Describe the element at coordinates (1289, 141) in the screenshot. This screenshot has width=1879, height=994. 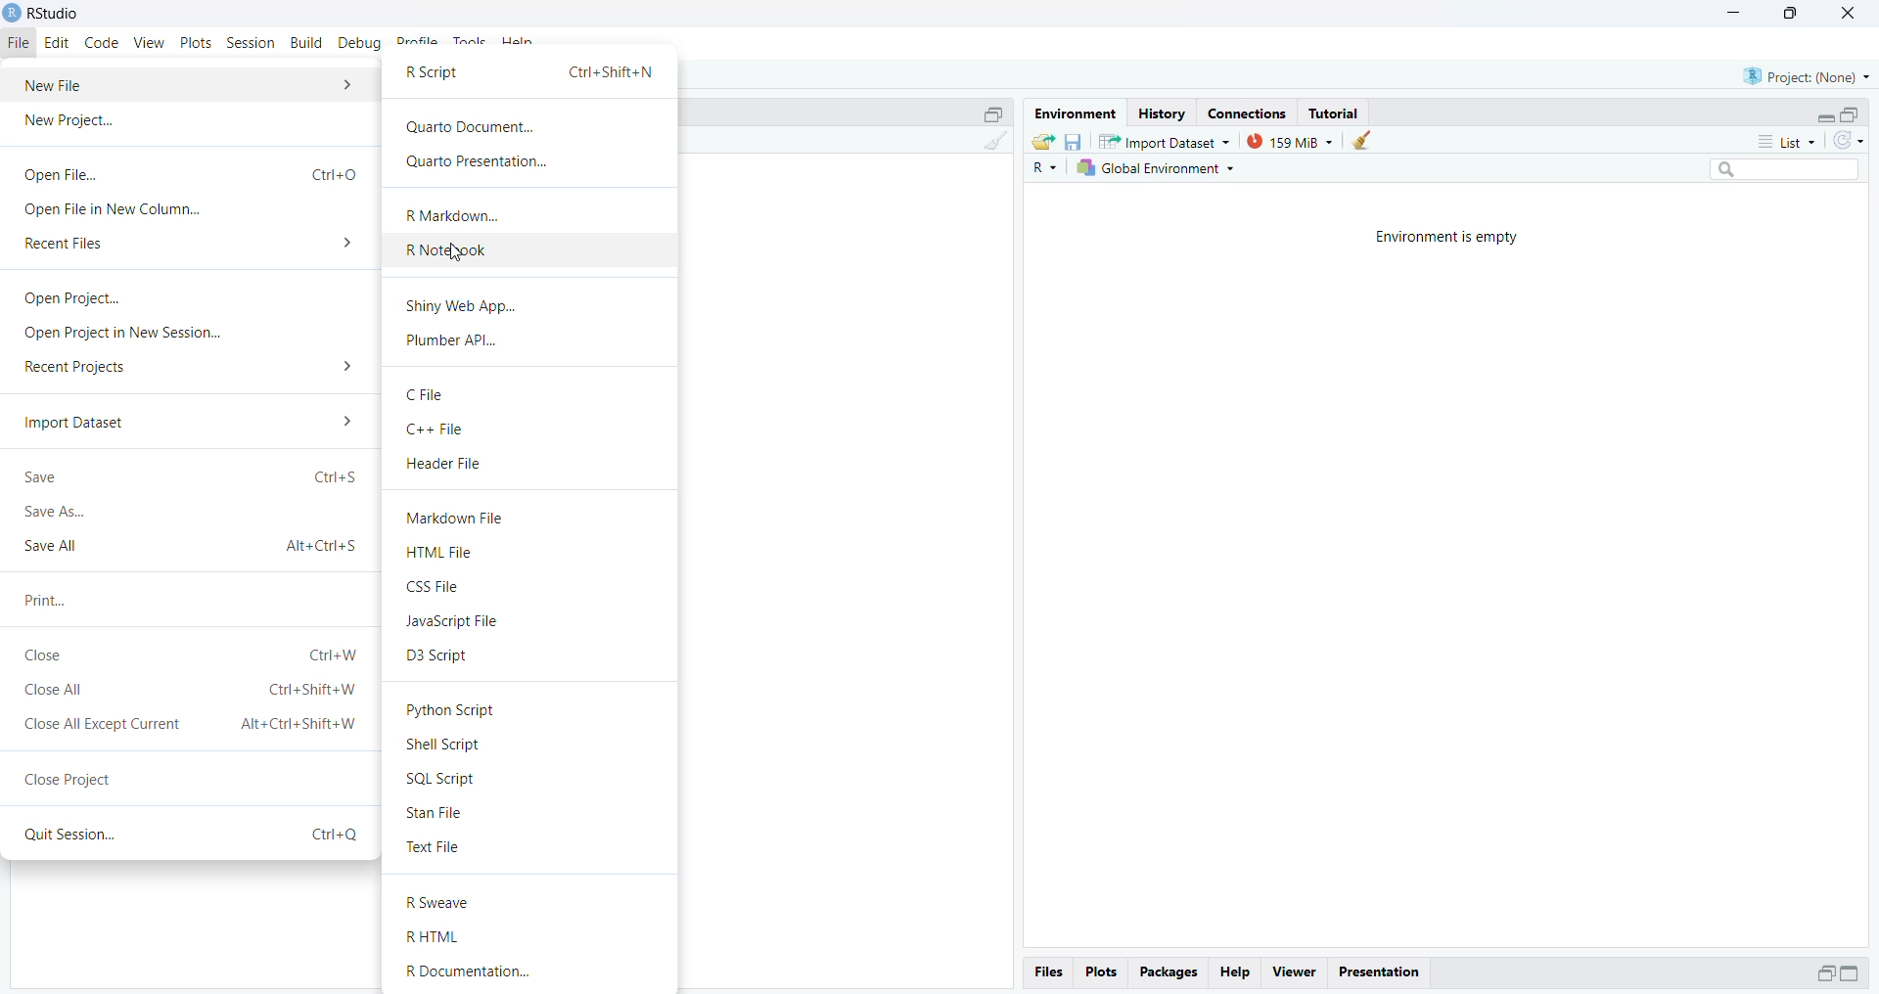
I see `159 MB` at that location.